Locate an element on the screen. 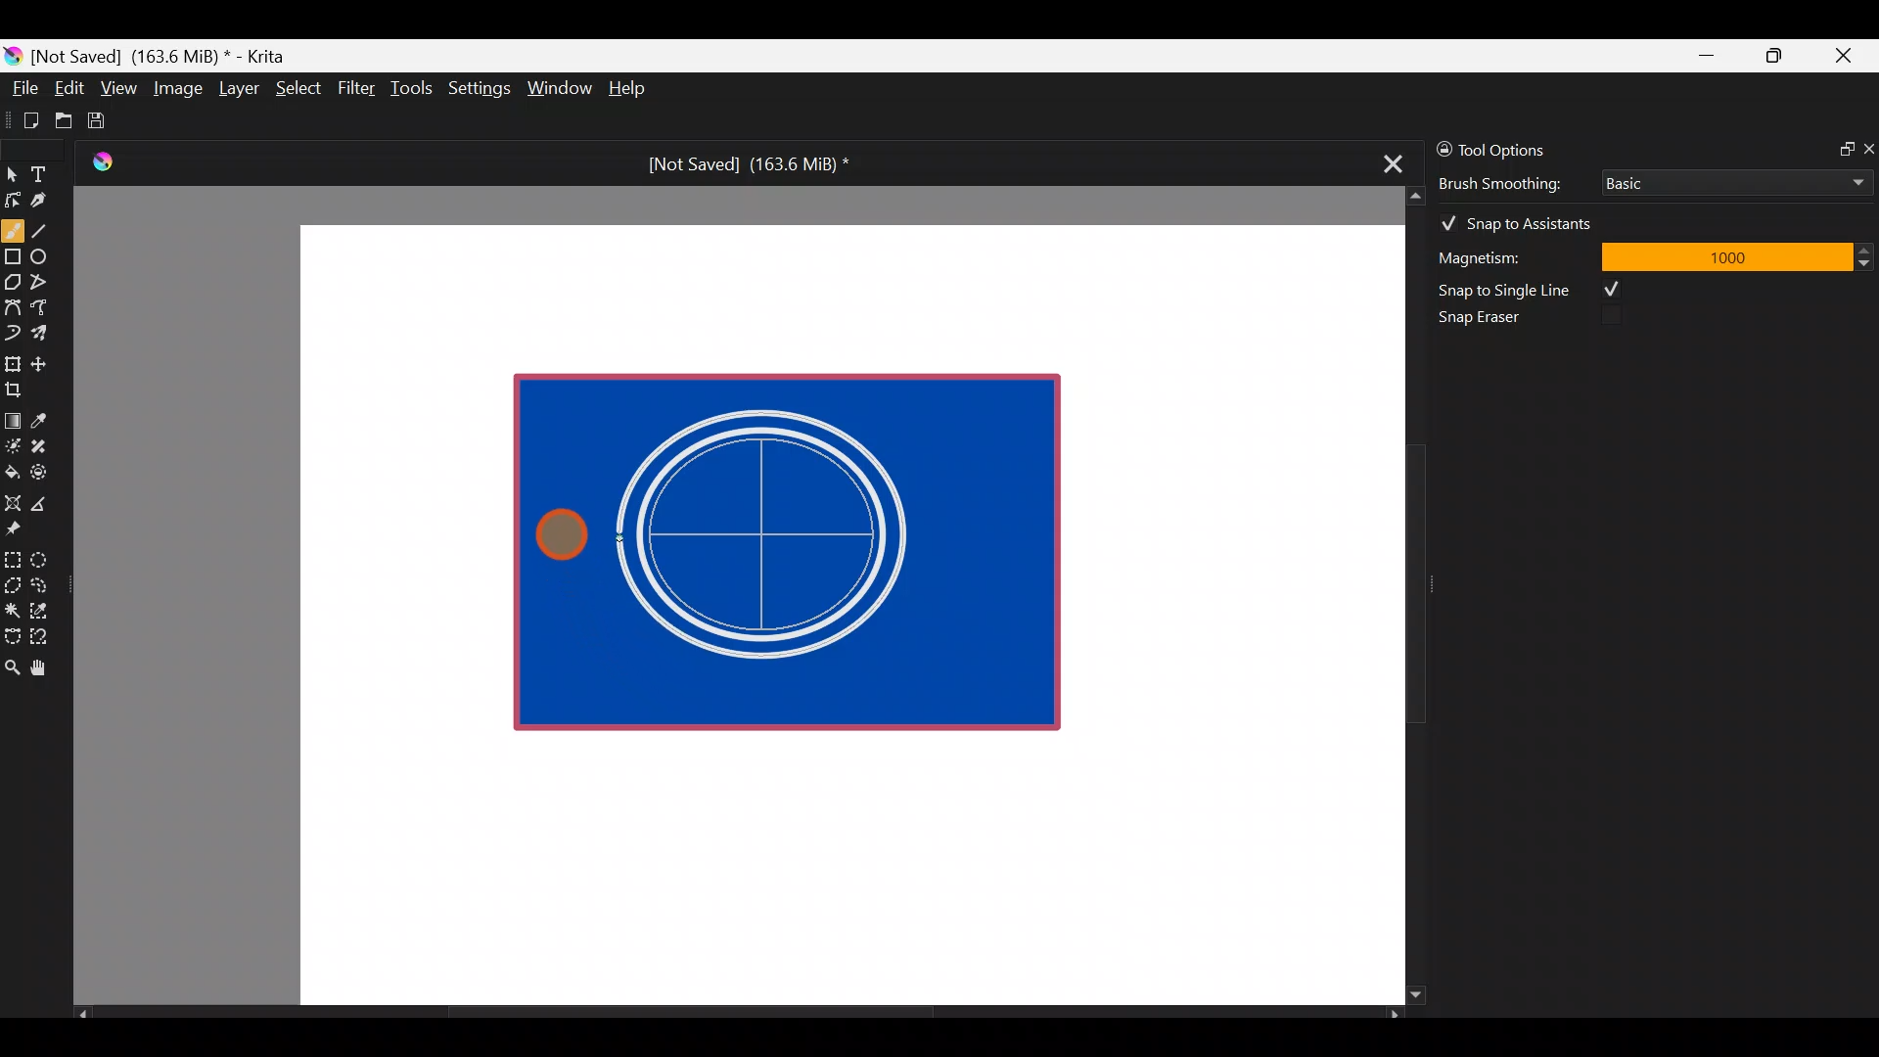  Multibrush tool is located at coordinates (47, 332).